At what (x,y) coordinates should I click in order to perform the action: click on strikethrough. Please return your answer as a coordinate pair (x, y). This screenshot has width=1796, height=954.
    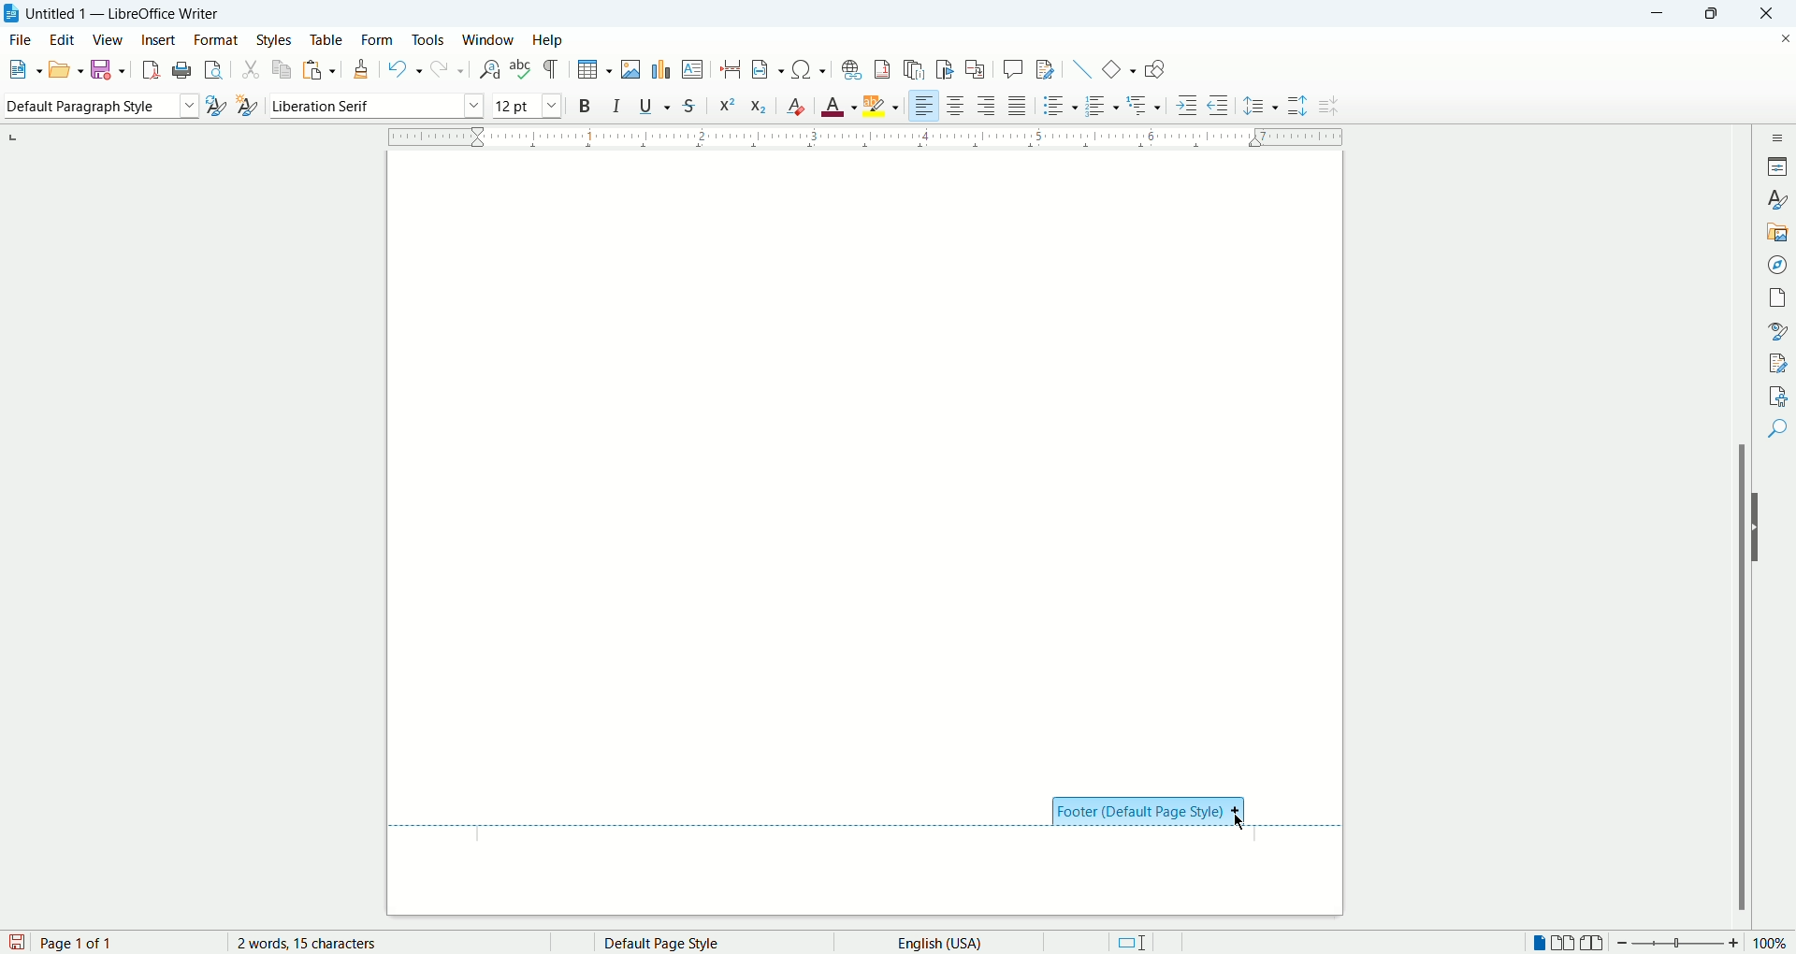
    Looking at the image, I should click on (689, 108).